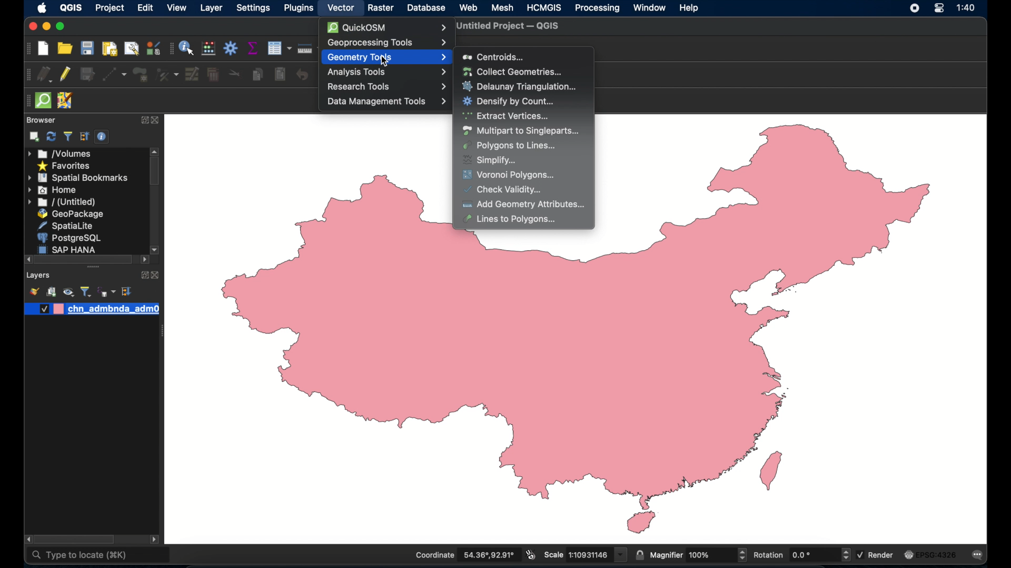 This screenshot has height=568, width=1011. What do you see at coordinates (544, 7) in the screenshot?
I see `HCMGIS` at bounding box center [544, 7].